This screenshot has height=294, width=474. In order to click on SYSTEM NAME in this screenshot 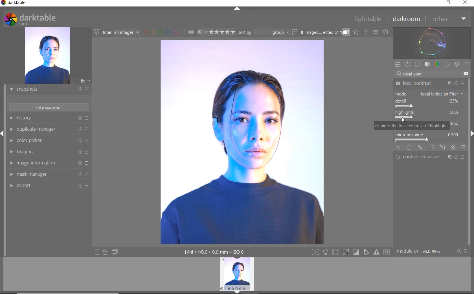, I will do `click(15, 4)`.